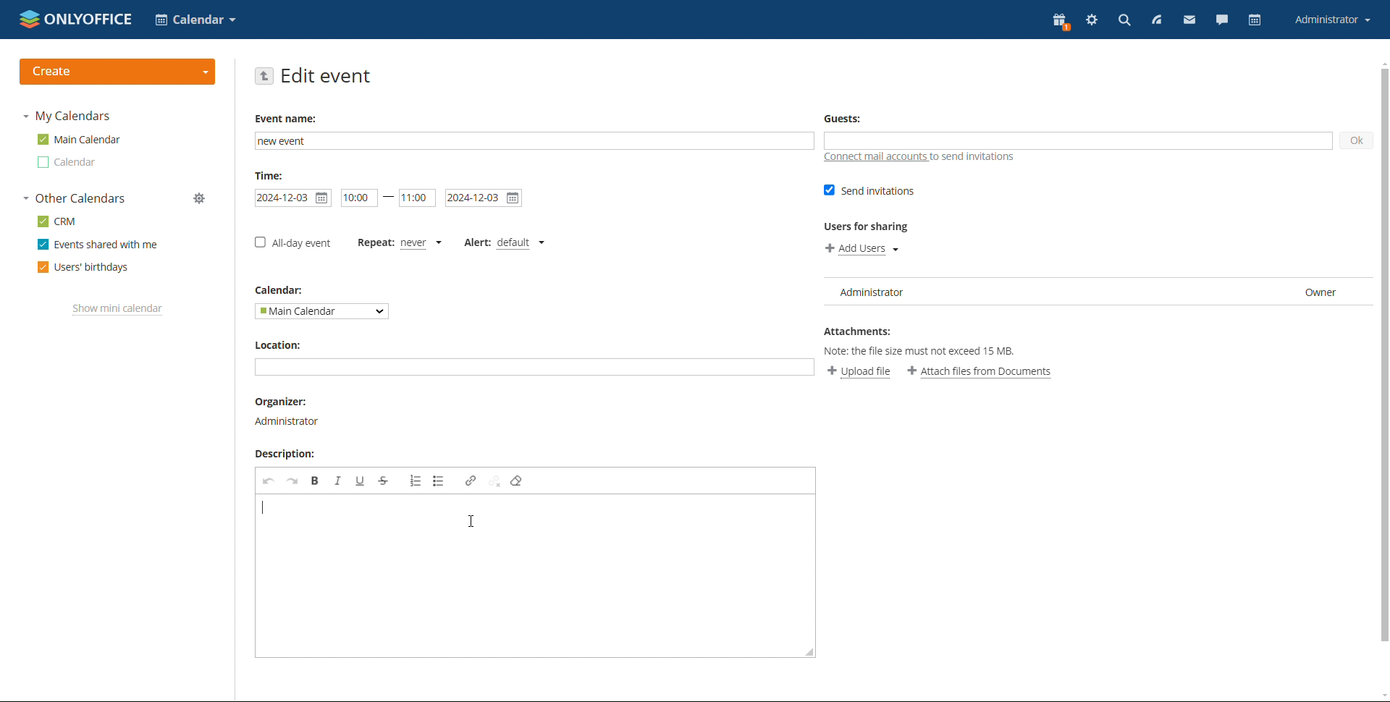 The width and height of the screenshot is (1390, 702). I want to click on underline, so click(361, 481).